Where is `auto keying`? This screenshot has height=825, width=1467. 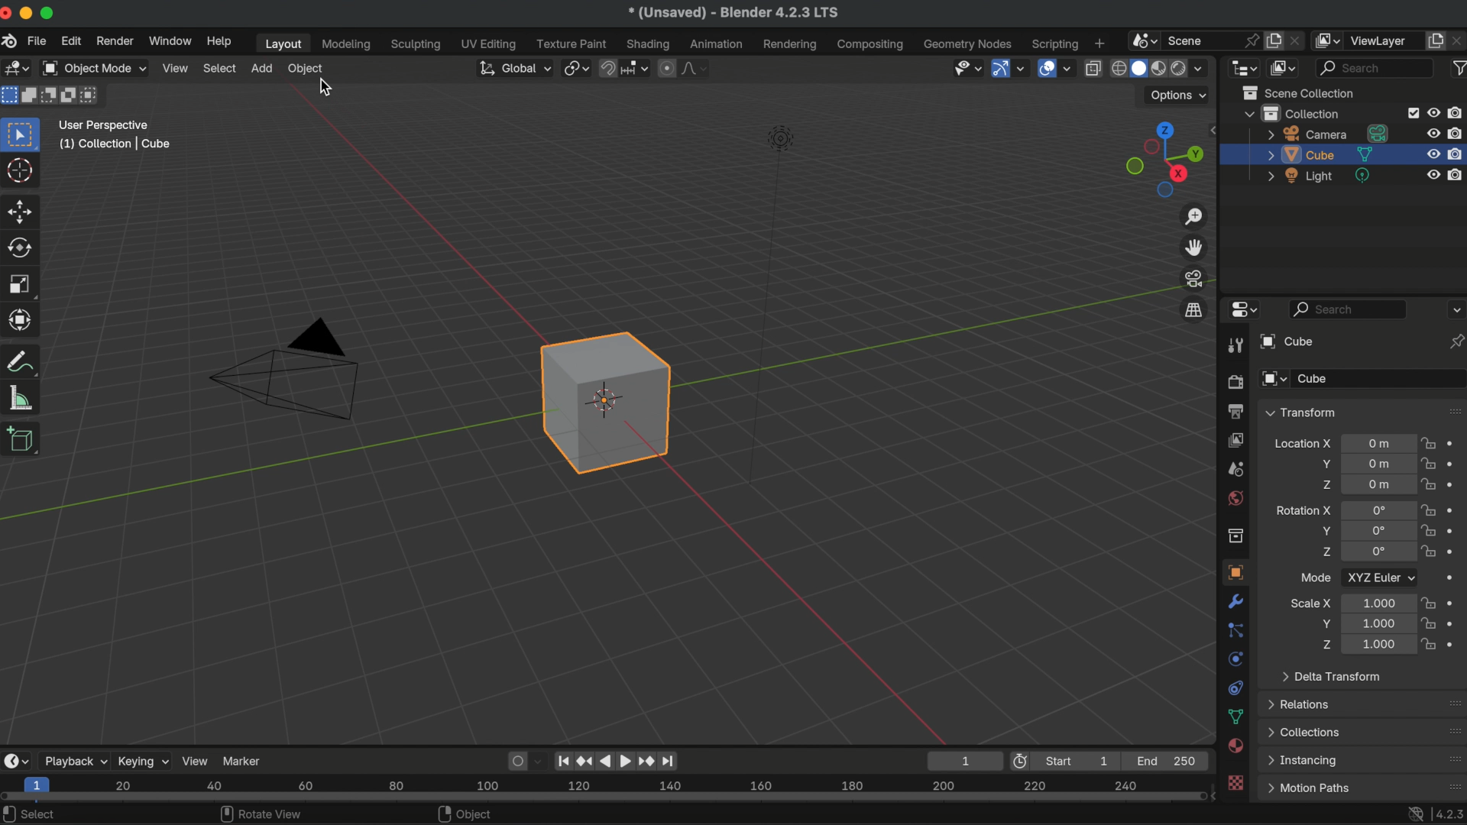
auto keying is located at coordinates (515, 759).